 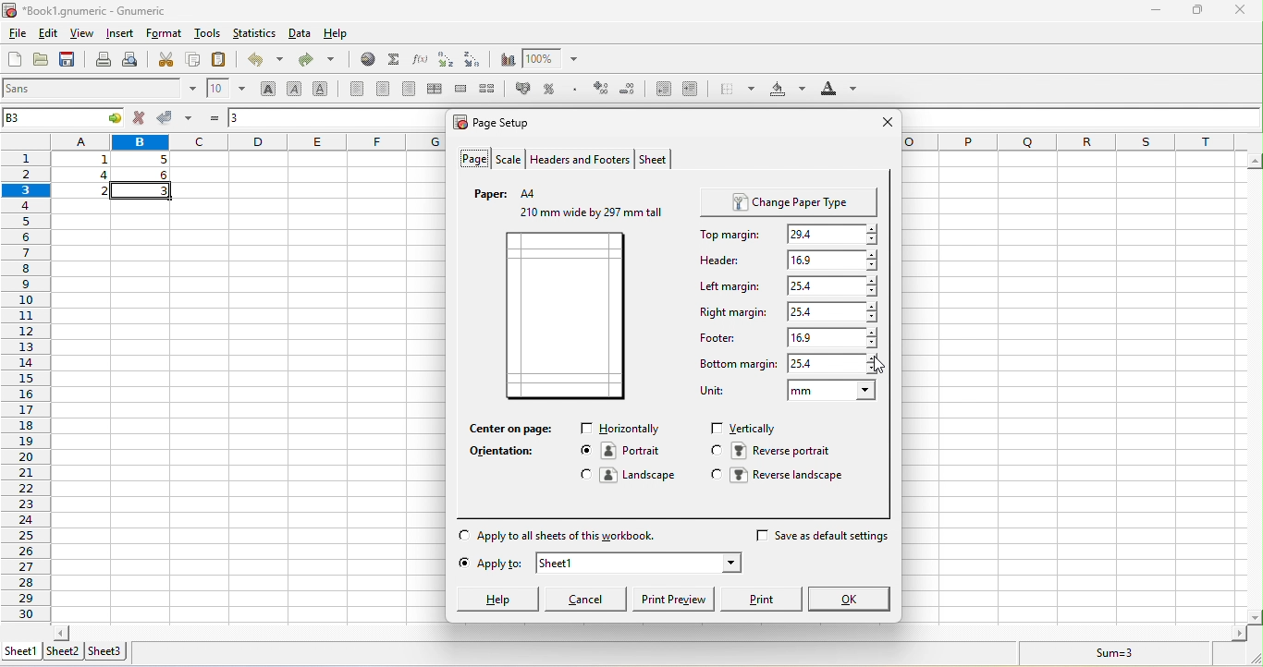 I want to click on merge a range of cells, so click(x=462, y=91).